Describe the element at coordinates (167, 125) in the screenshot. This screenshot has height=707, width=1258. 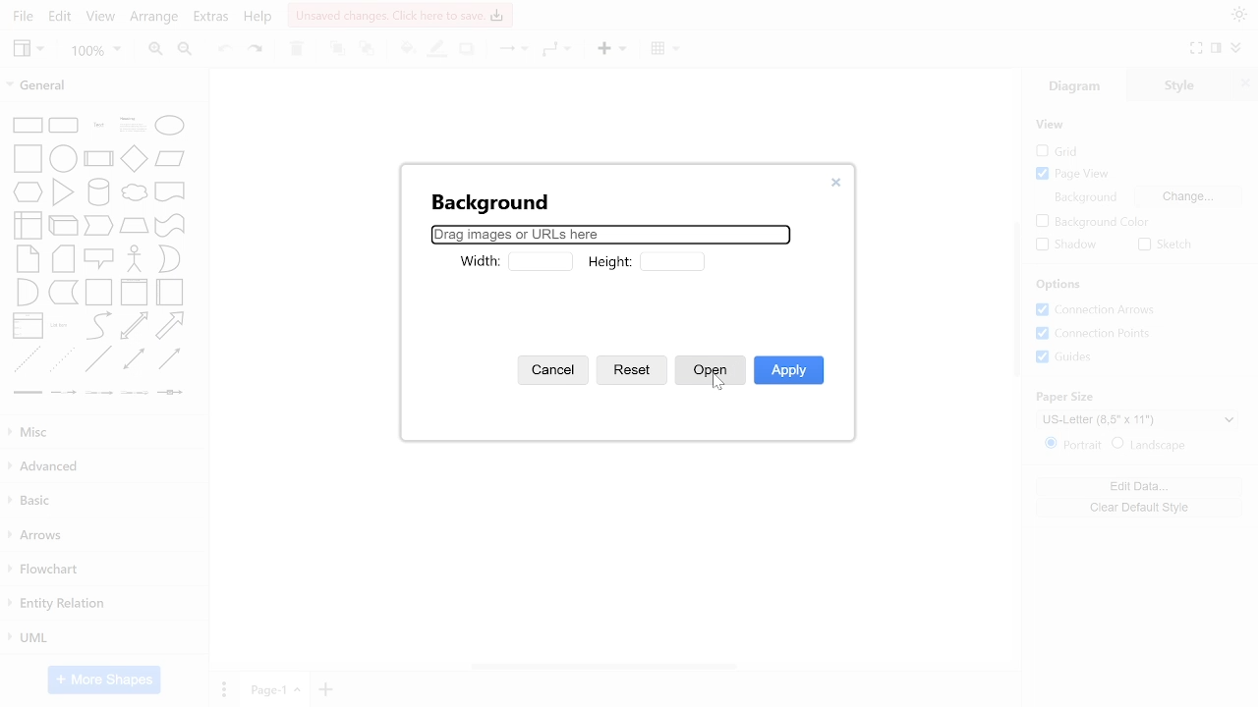
I see `general shapes` at that location.